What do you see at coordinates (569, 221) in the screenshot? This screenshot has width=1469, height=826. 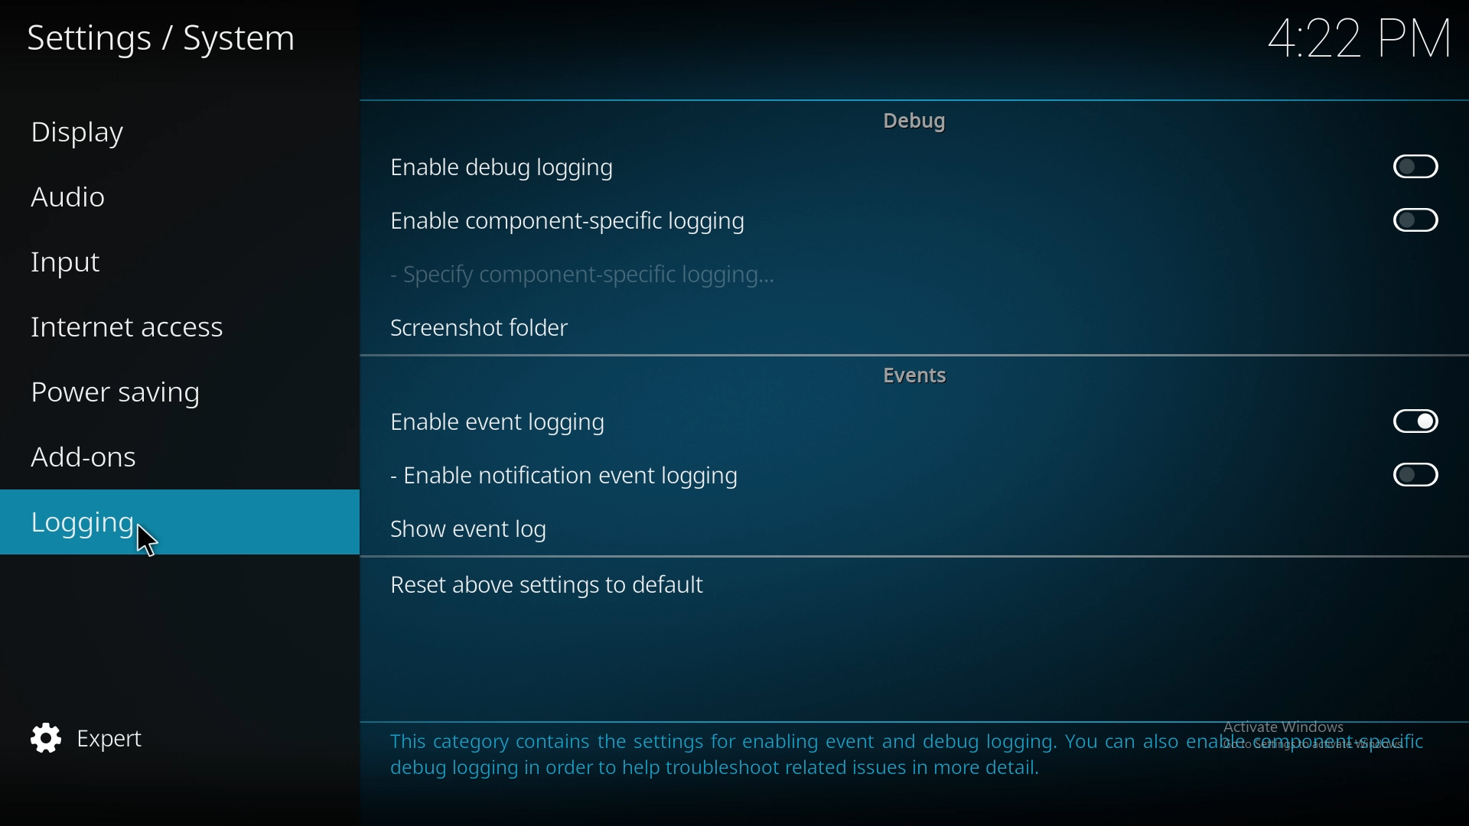 I see `enable component specific logging` at bounding box center [569, 221].